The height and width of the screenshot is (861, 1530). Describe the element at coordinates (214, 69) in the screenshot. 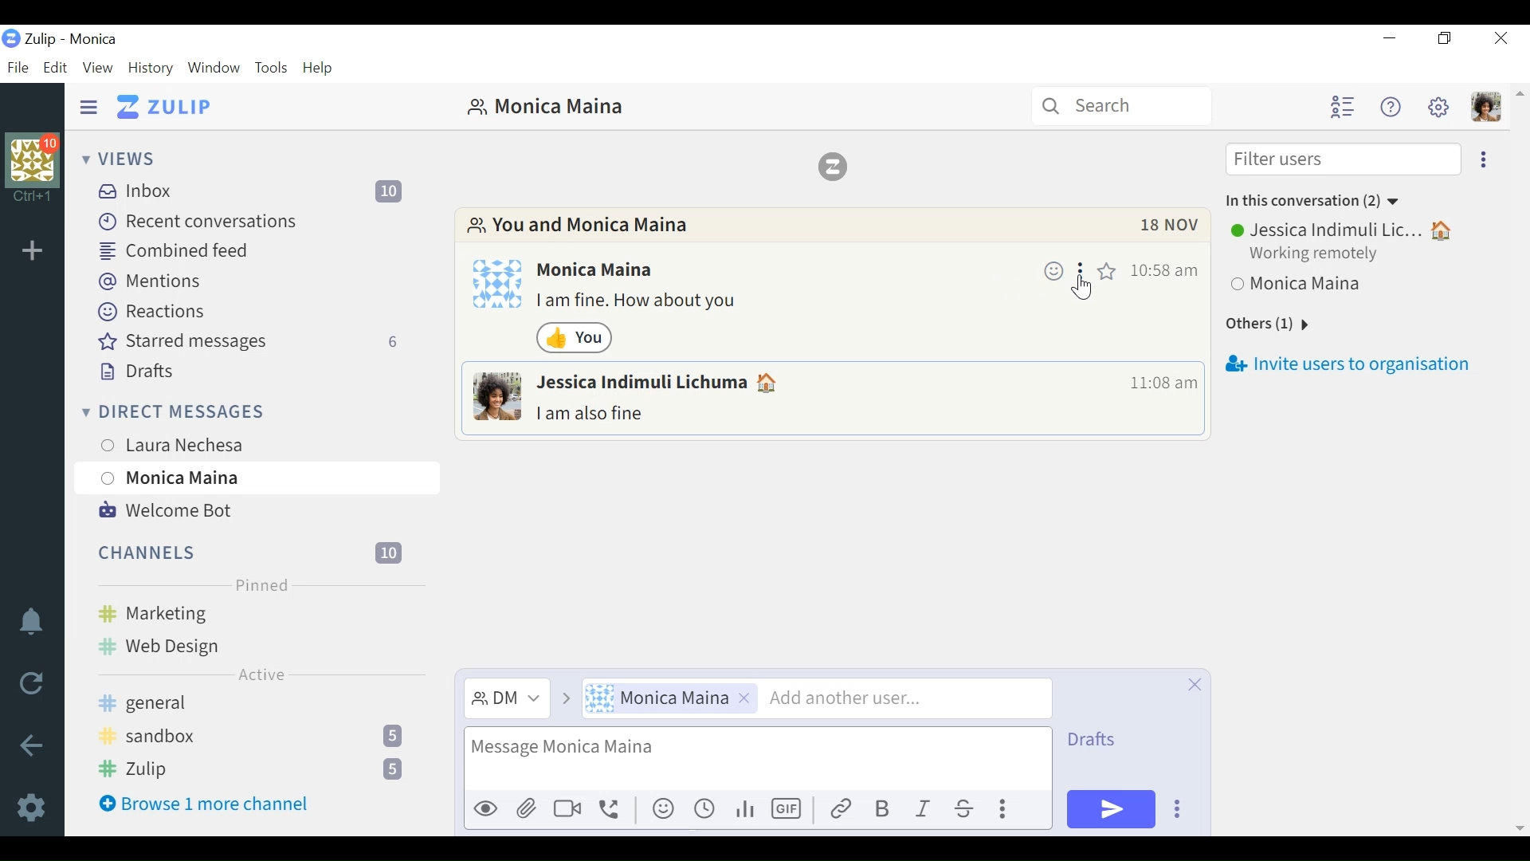

I see `Window` at that location.